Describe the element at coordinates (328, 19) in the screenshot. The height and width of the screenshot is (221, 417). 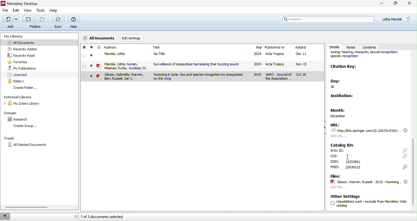
I see `search bar` at that location.